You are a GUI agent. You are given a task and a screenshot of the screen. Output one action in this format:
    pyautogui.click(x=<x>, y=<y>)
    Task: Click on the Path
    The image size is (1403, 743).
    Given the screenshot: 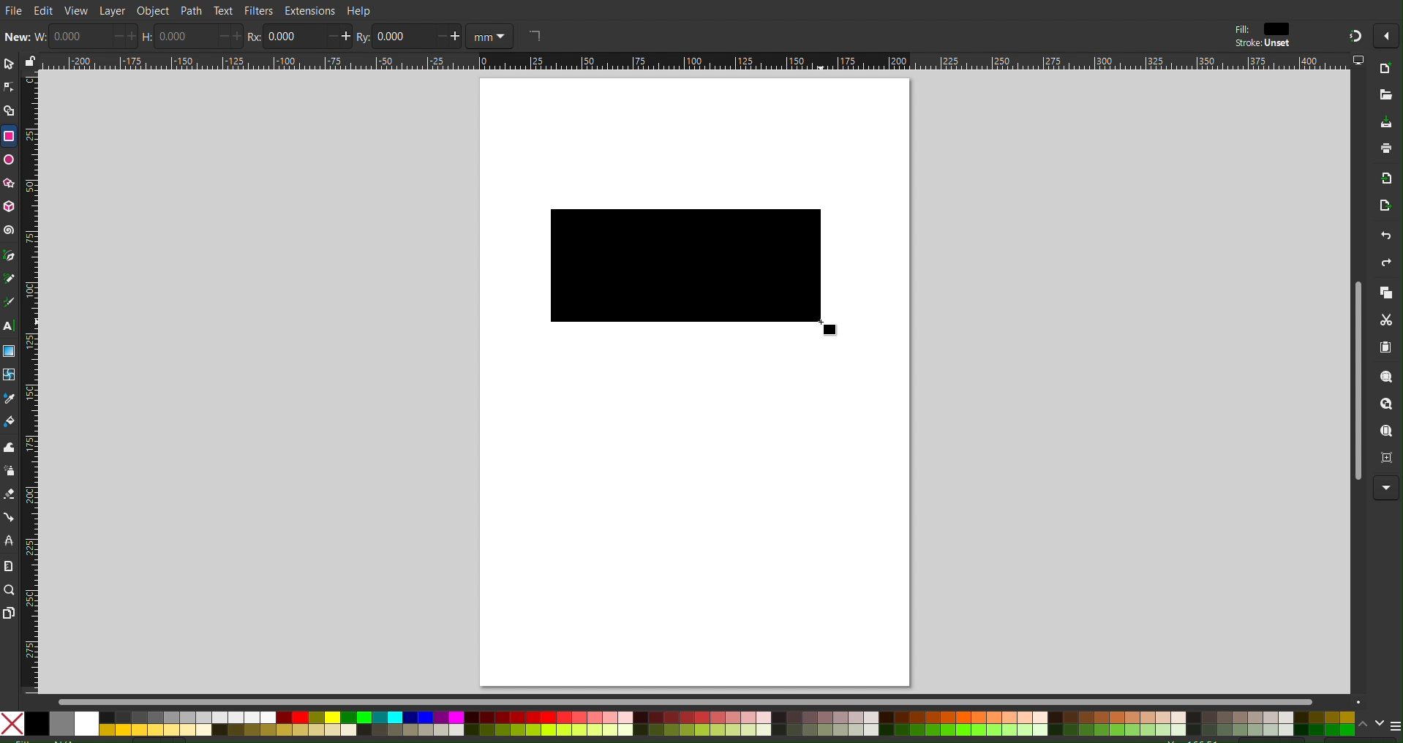 What is the action you would take?
    pyautogui.click(x=189, y=11)
    